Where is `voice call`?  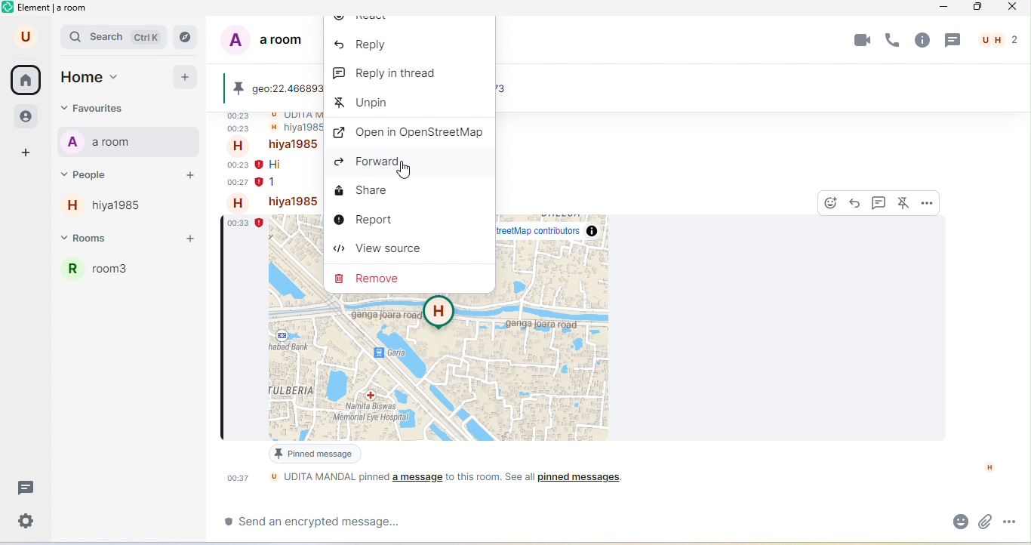
voice call is located at coordinates (894, 42).